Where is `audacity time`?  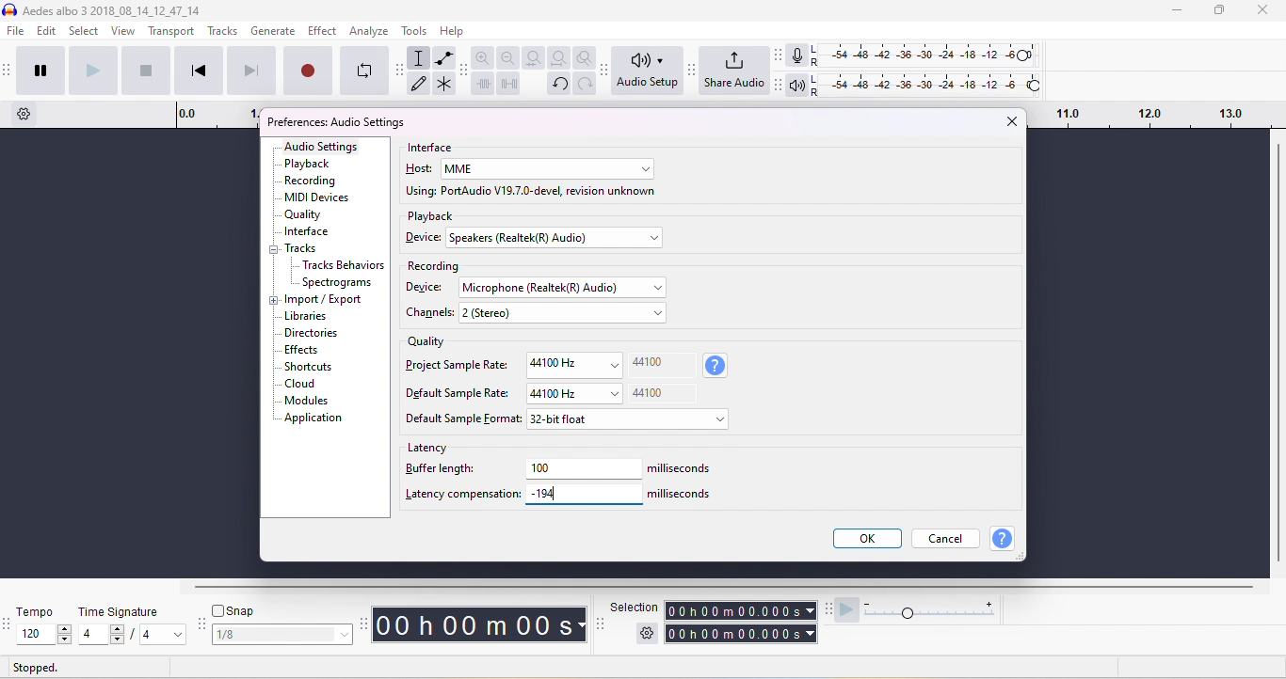
audacity time is located at coordinates (481, 625).